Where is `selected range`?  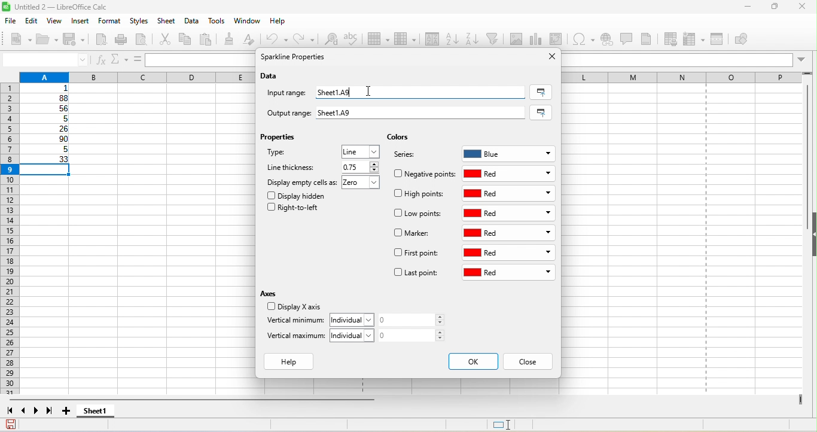
selected range is located at coordinates (543, 112).